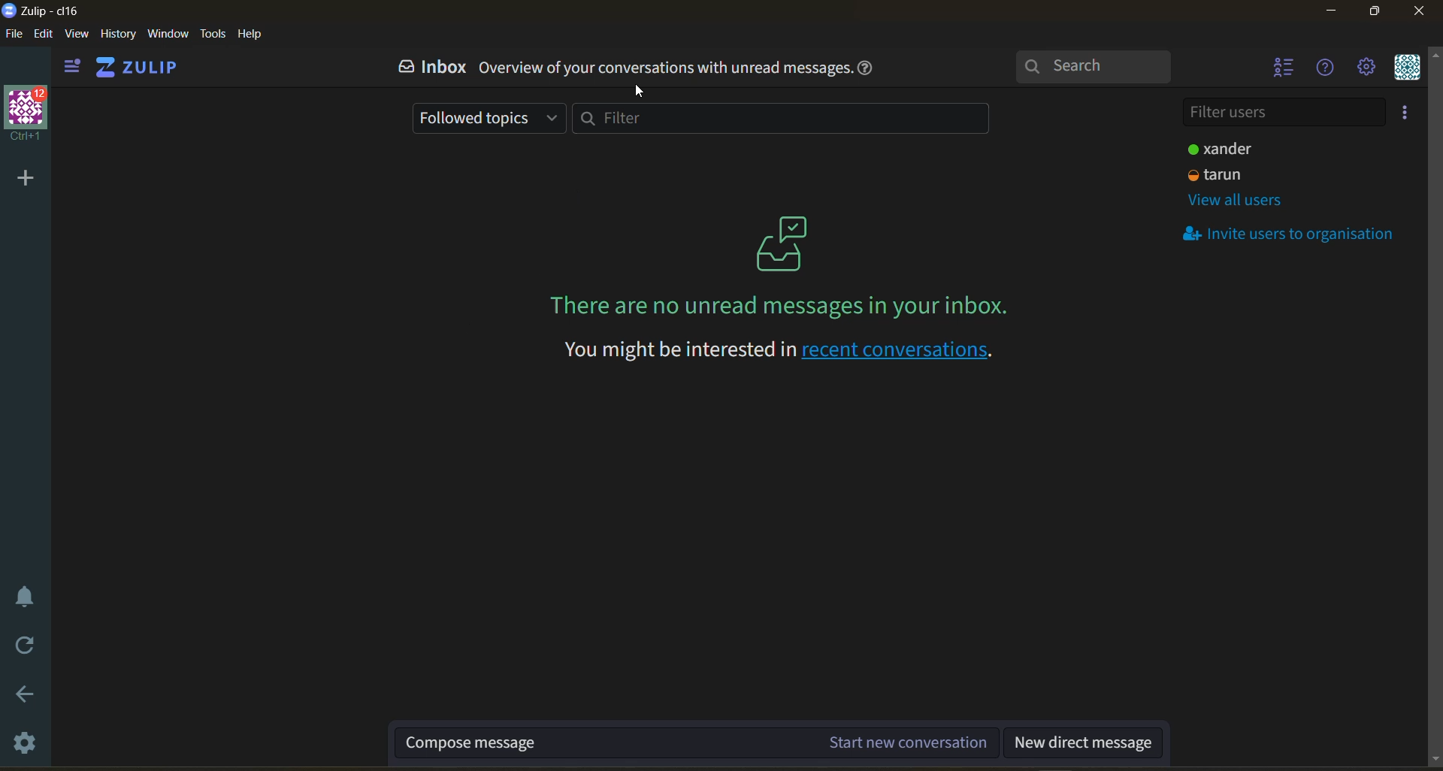 The image size is (1443, 771). I want to click on view all users, so click(1243, 201).